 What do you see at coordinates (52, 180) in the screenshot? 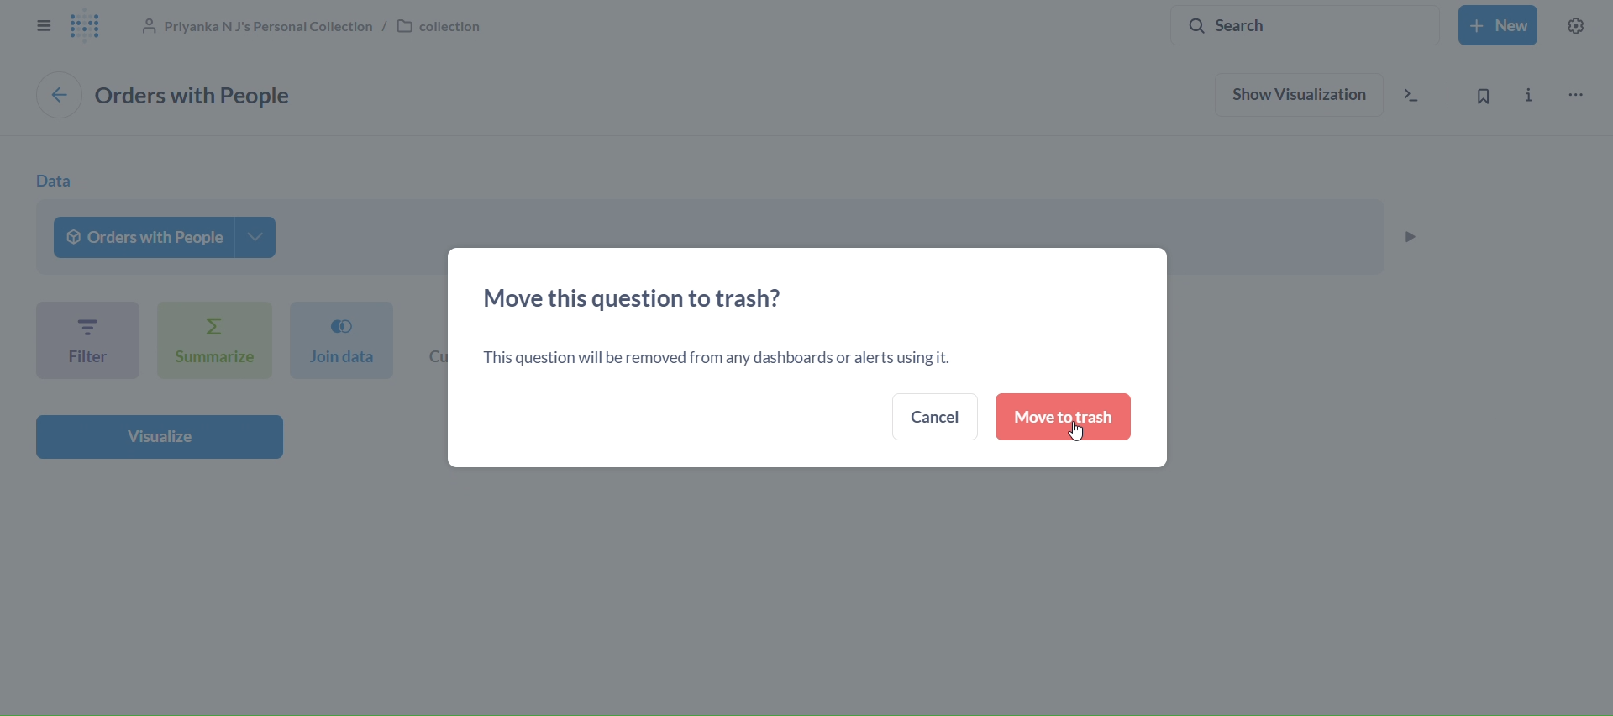
I see `data` at bounding box center [52, 180].